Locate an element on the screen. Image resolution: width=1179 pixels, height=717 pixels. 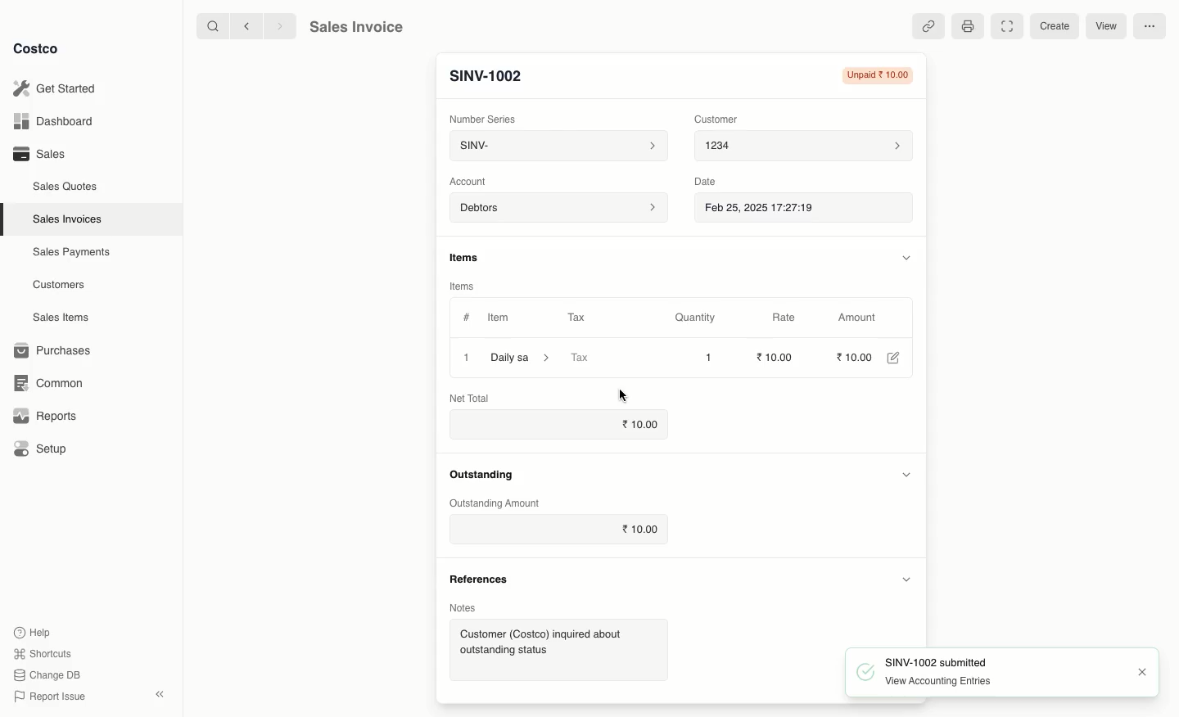
10.00 is located at coordinates (642, 530).